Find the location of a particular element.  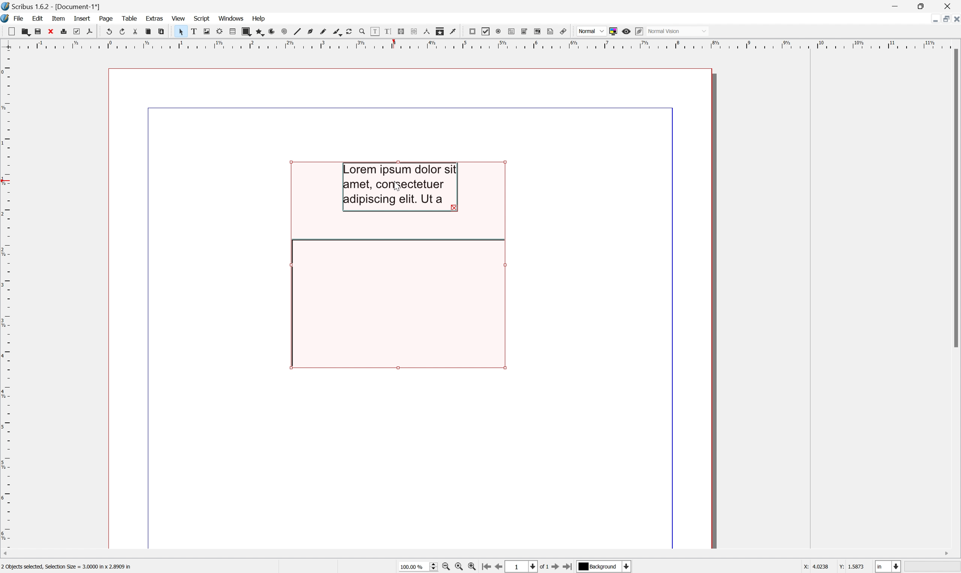

Zoom in by the stepping value in tools preferences is located at coordinates (475, 567).